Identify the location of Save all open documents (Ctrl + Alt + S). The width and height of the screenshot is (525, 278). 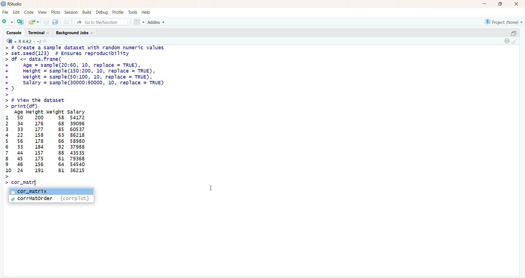
(56, 21).